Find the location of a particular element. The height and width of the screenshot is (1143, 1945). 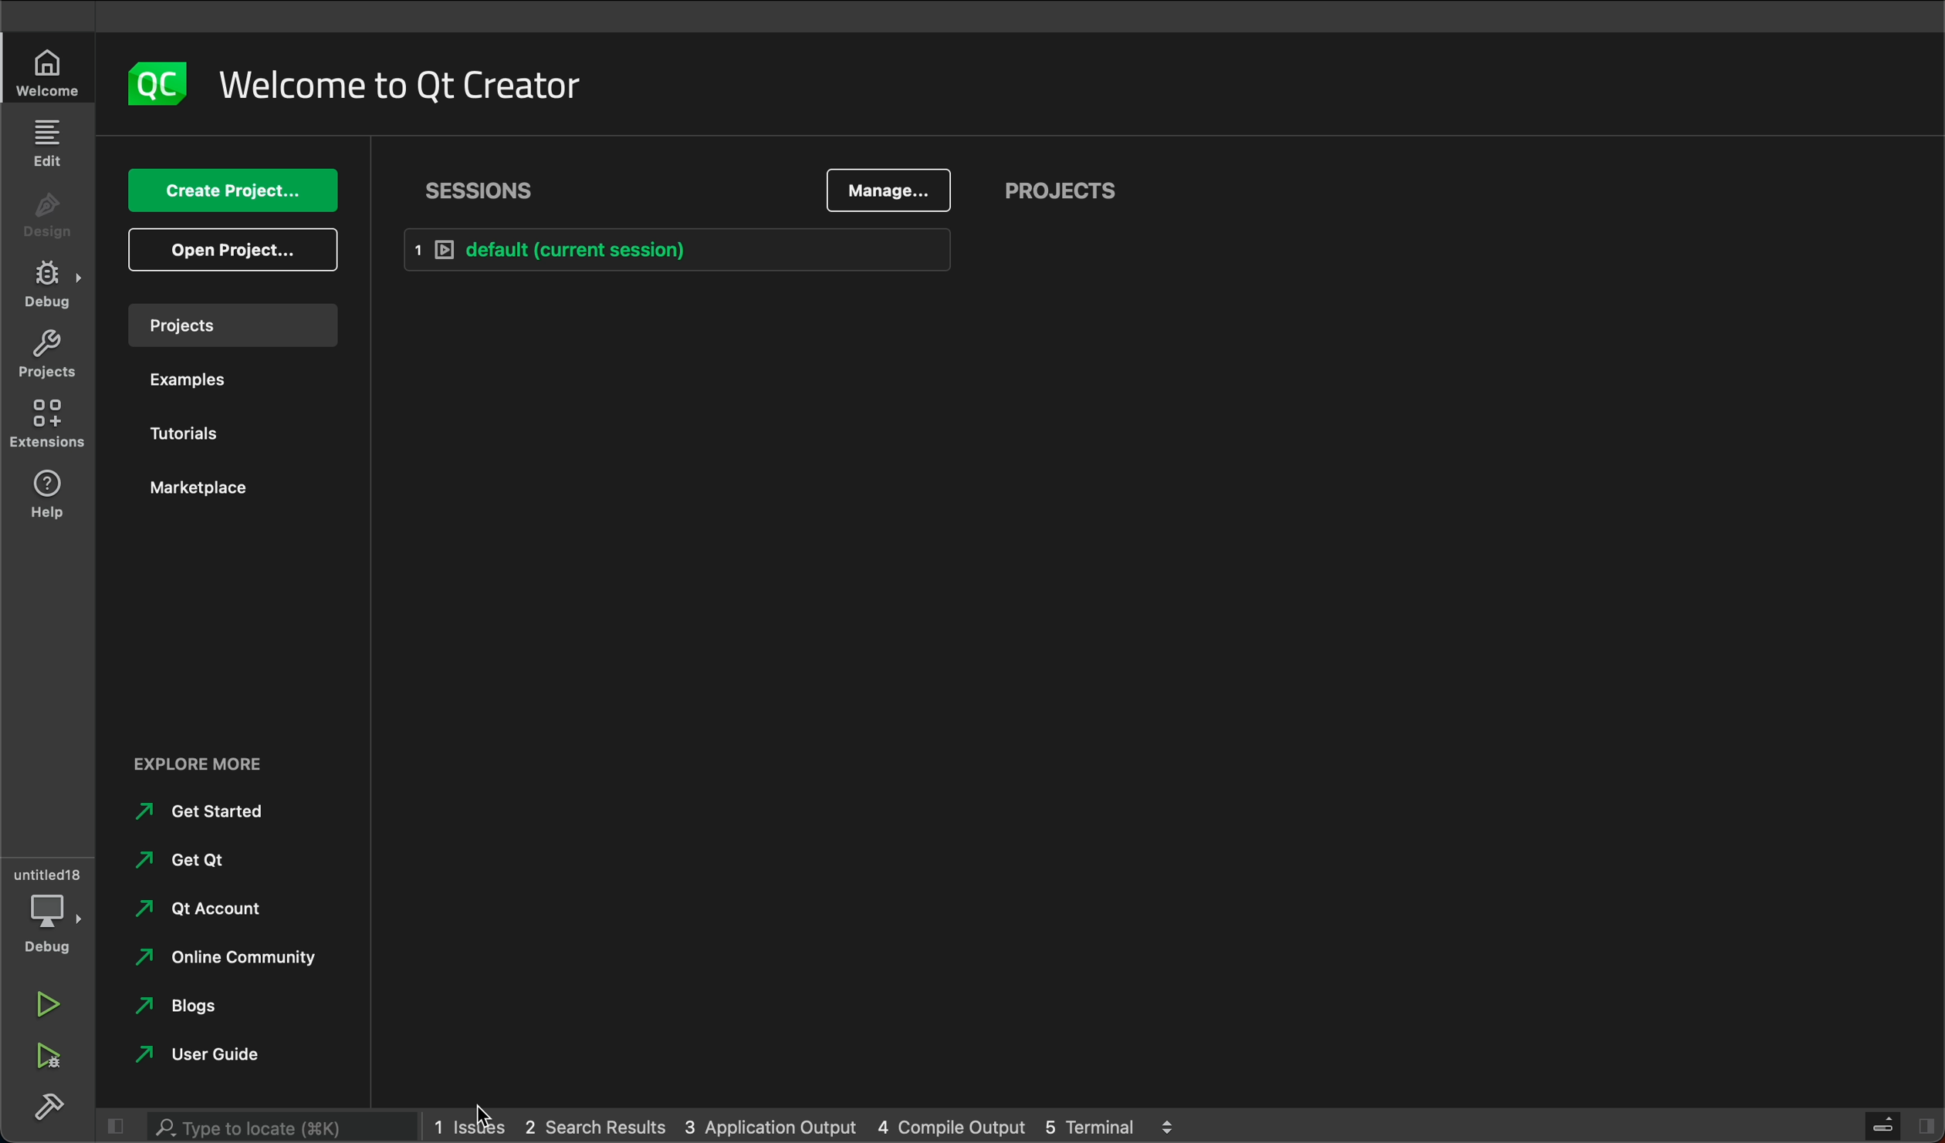

design is located at coordinates (50, 217).